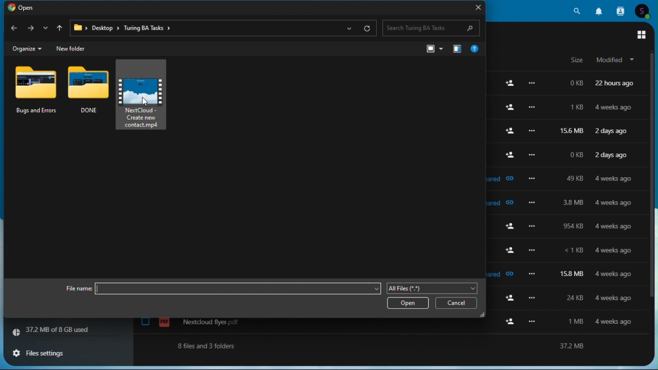 This screenshot has height=370, width=658. I want to click on scroll bar, so click(651, 177).